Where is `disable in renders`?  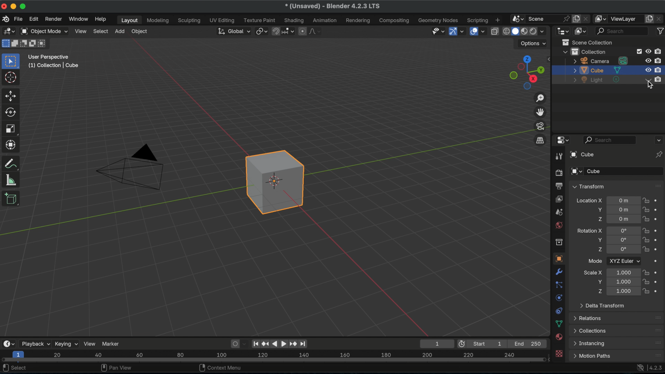 disable in renders is located at coordinates (660, 51).